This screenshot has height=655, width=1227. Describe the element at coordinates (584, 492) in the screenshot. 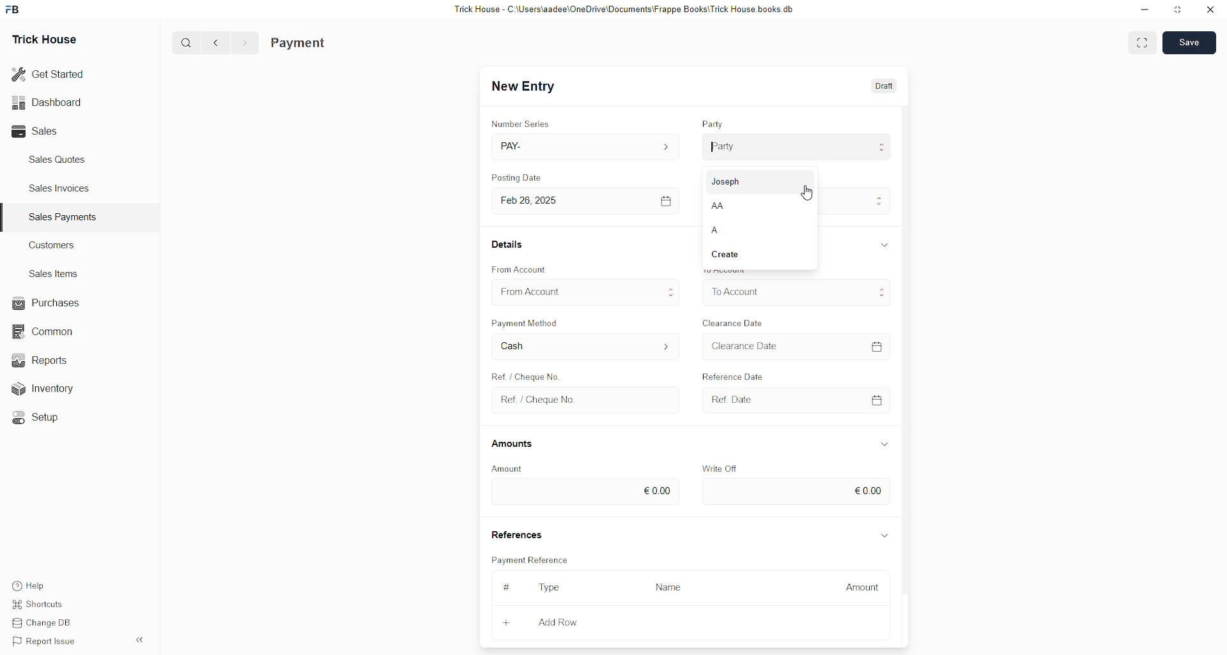

I see `€0.00` at that location.